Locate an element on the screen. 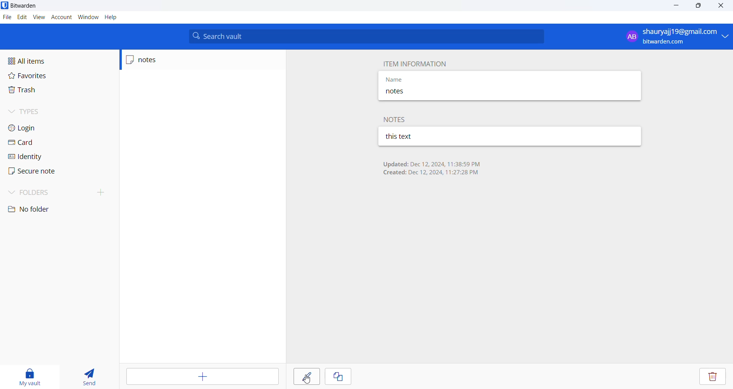  login is located at coordinates (39, 127).